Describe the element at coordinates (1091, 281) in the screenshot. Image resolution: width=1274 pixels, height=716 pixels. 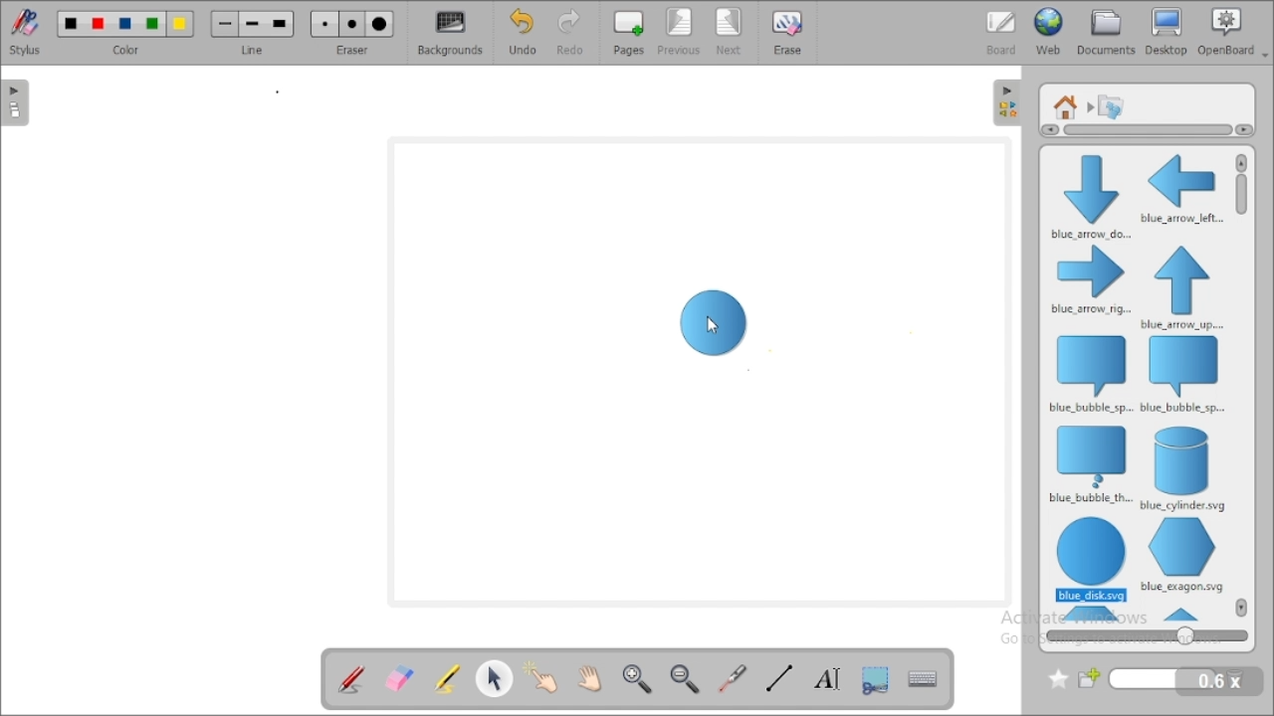
I see `blue arrow right` at that location.